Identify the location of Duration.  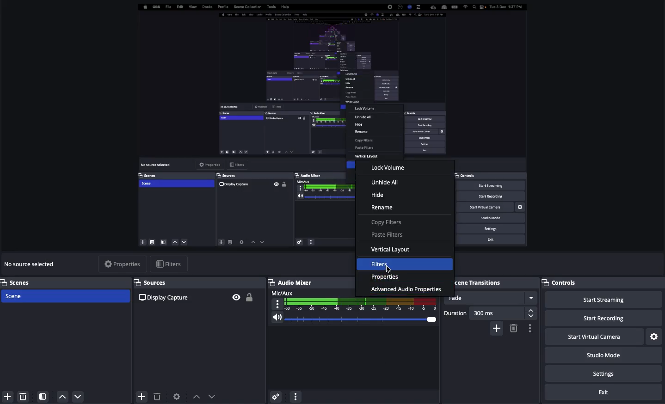
(489, 313).